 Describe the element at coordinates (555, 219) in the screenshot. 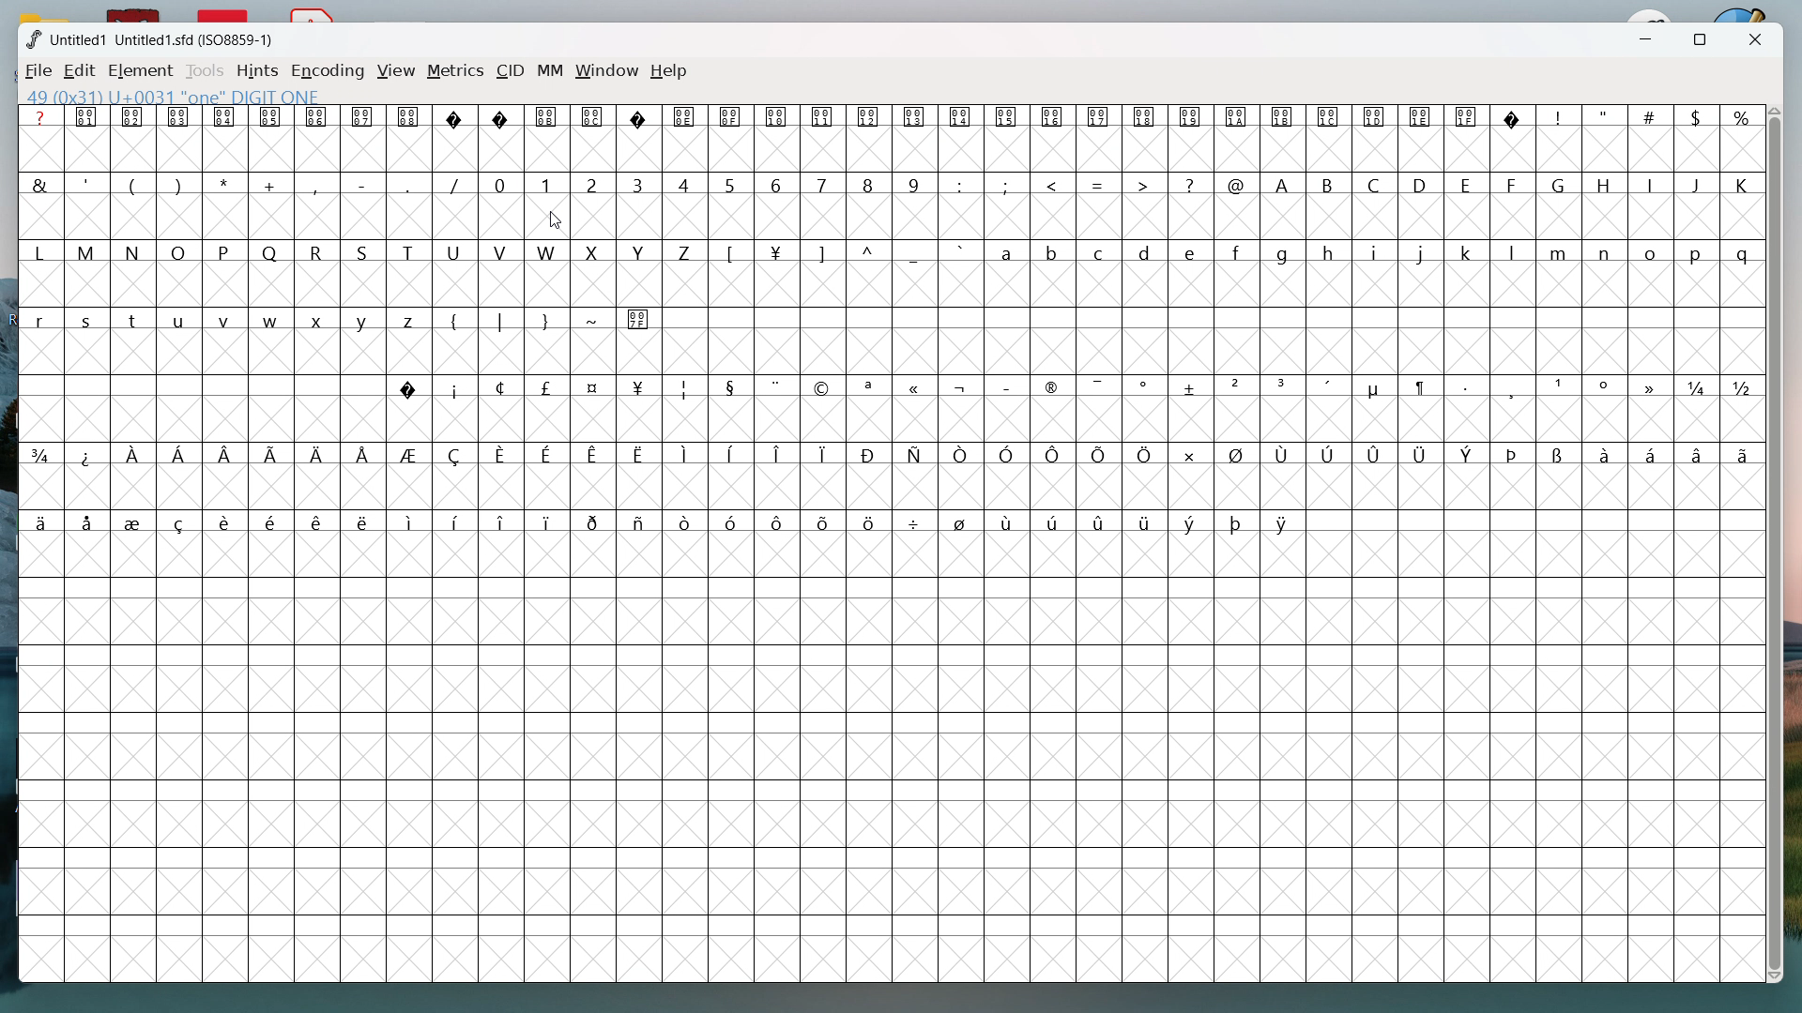

I see `cursor` at that location.